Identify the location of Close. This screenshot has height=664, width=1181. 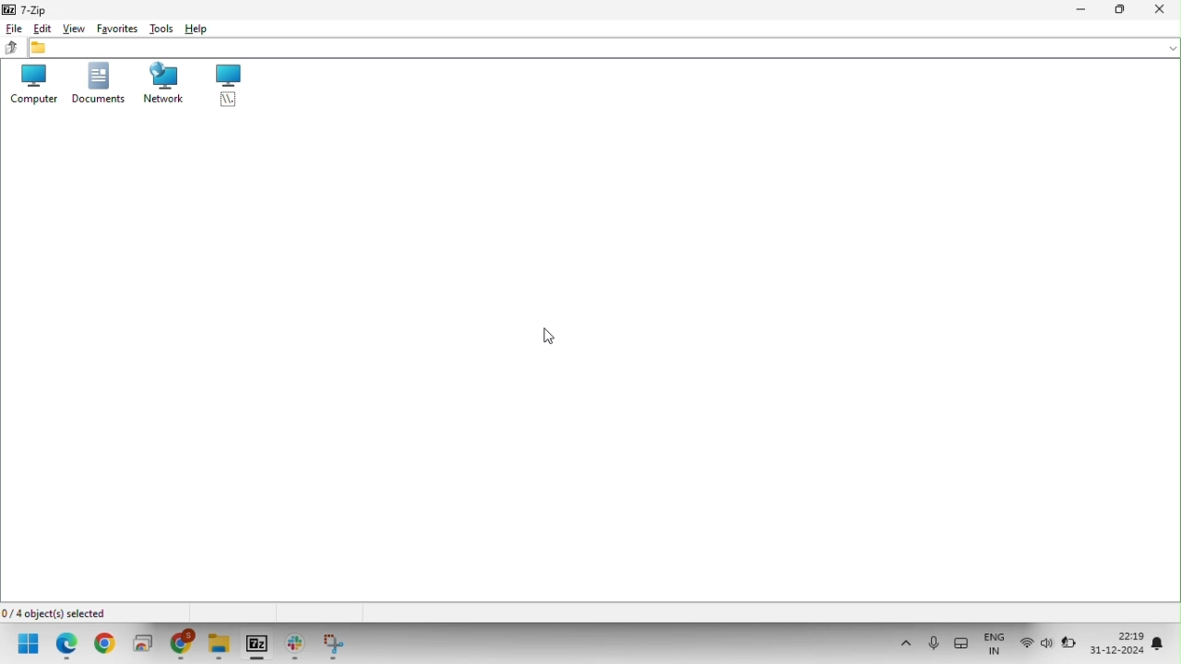
(1164, 10).